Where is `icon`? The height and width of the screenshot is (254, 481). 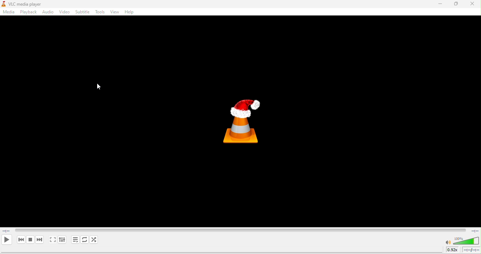 icon is located at coordinates (4, 4).